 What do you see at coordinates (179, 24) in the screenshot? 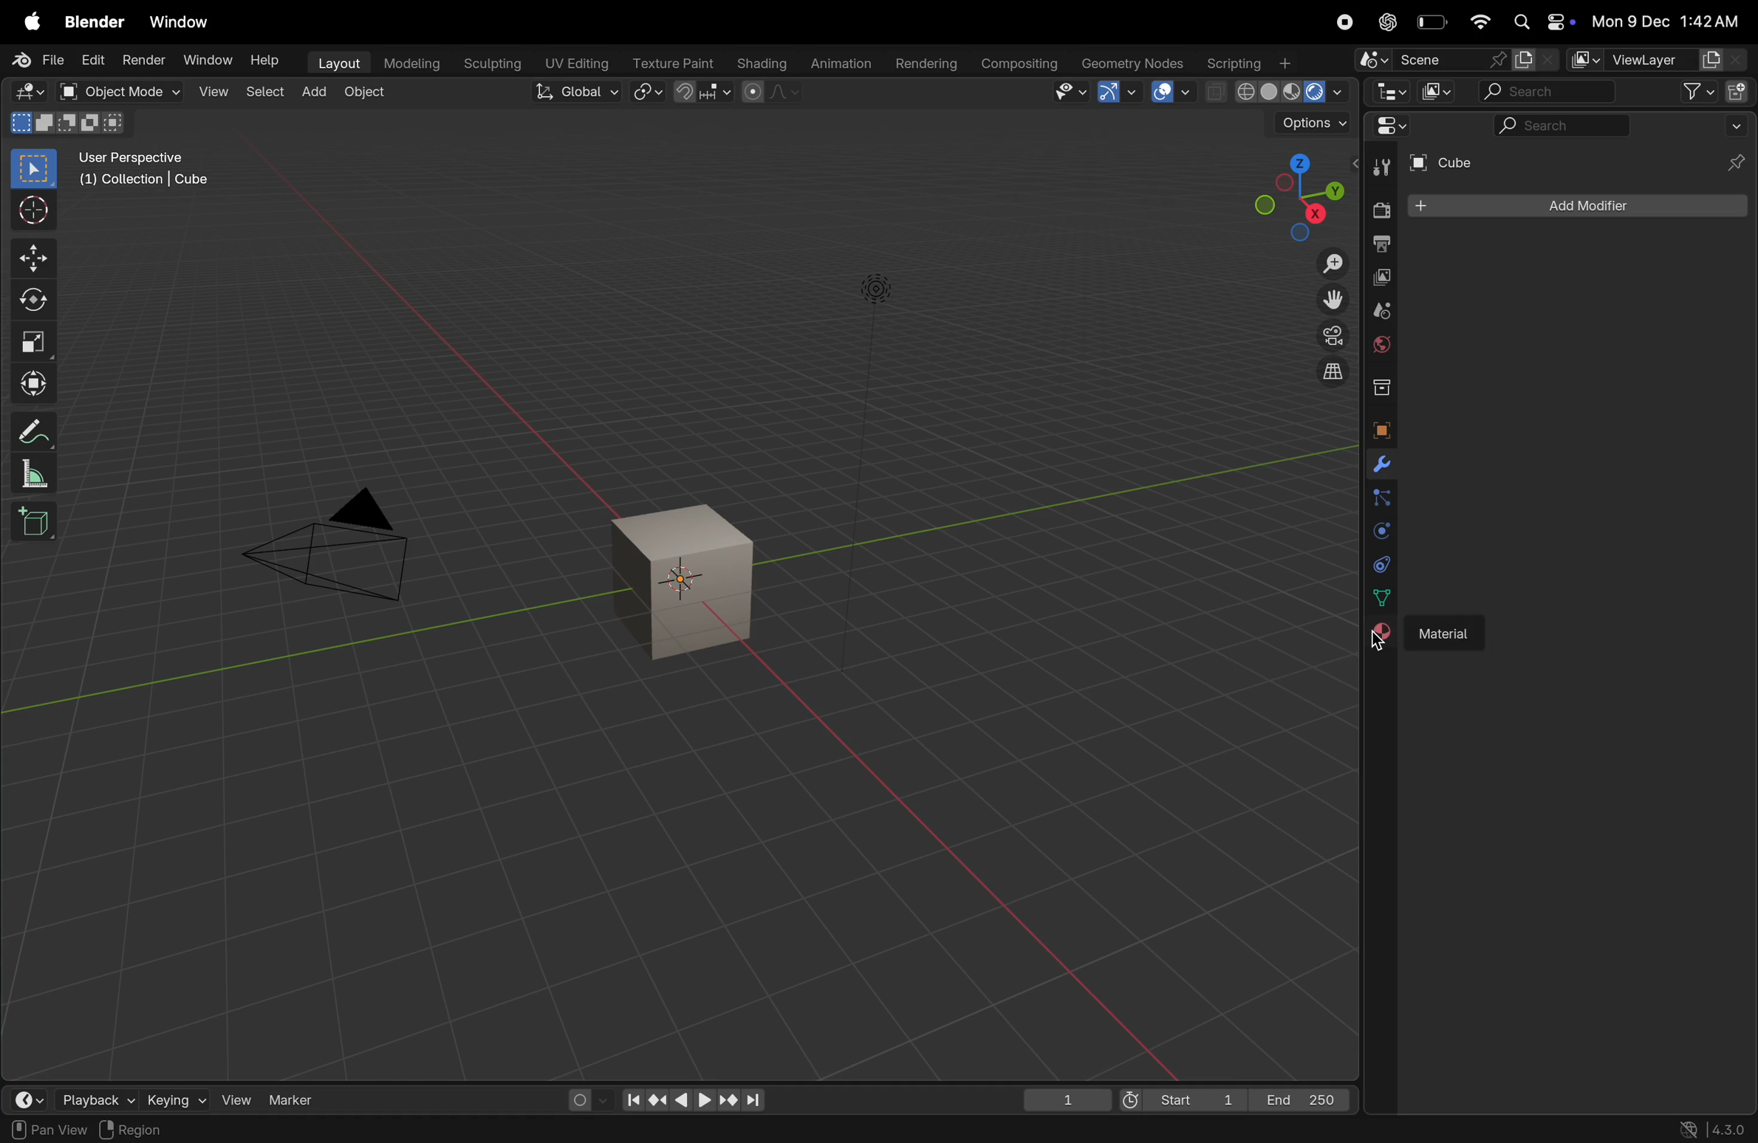
I see `Window` at bounding box center [179, 24].